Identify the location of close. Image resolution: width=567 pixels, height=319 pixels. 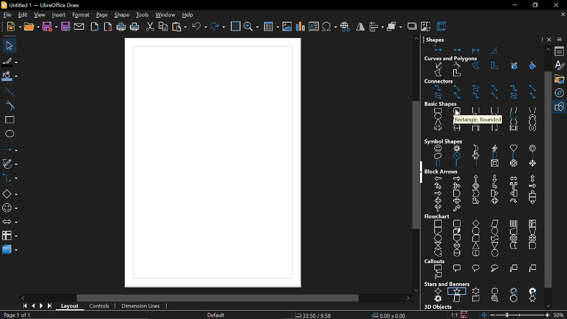
(555, 5).